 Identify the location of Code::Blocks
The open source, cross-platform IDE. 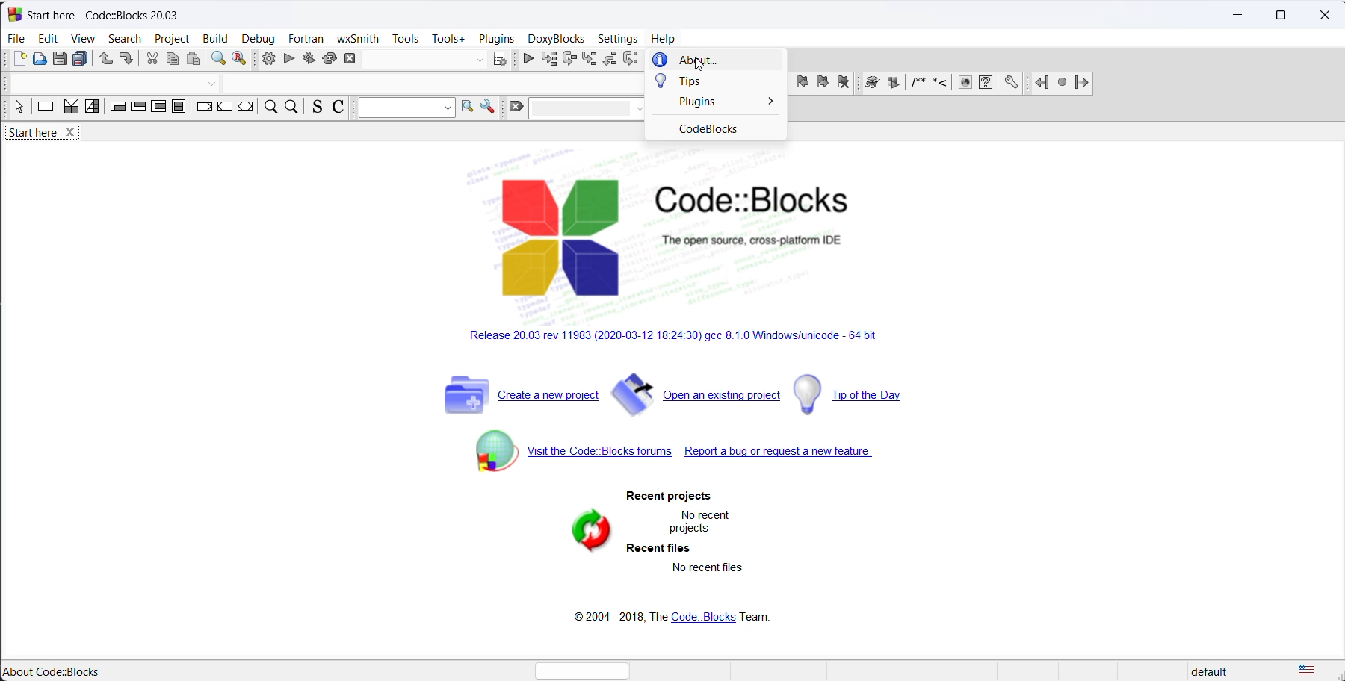
(668, 238).